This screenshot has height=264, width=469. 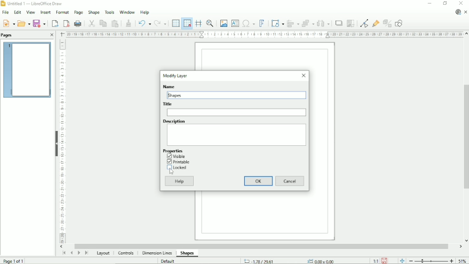 What do you see at coordinates (158, 253) in the screenshot?
I see `Dimension lines` at bounding box center [158, 253].